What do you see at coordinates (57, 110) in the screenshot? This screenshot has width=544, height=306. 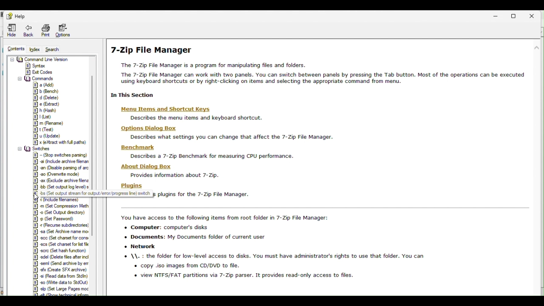 I see `Commands` at bounding box center [57, 110].